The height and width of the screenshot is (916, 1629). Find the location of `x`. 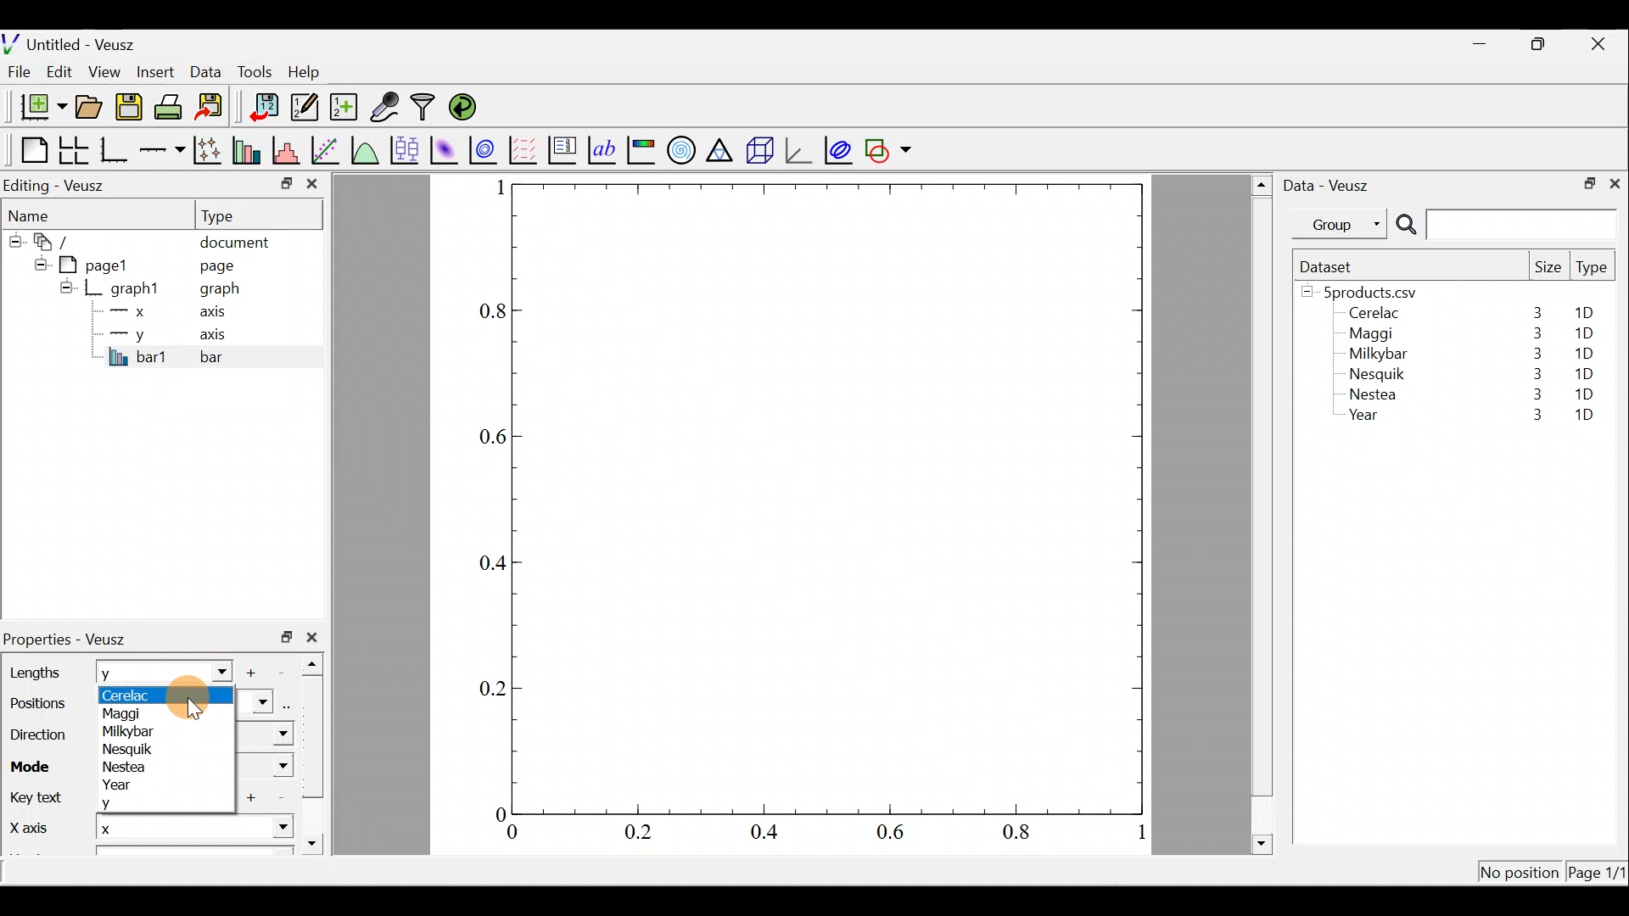

x is located at coordinates (141, 829).